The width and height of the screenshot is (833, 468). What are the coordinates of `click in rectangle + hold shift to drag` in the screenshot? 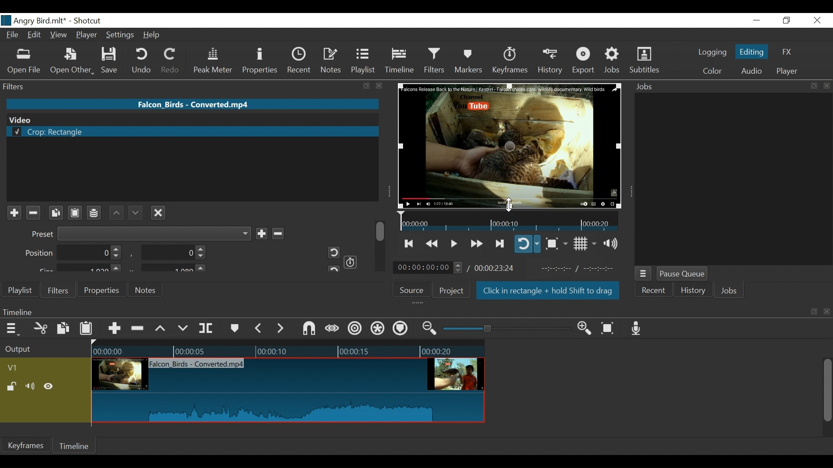 It's located at (548, 292).